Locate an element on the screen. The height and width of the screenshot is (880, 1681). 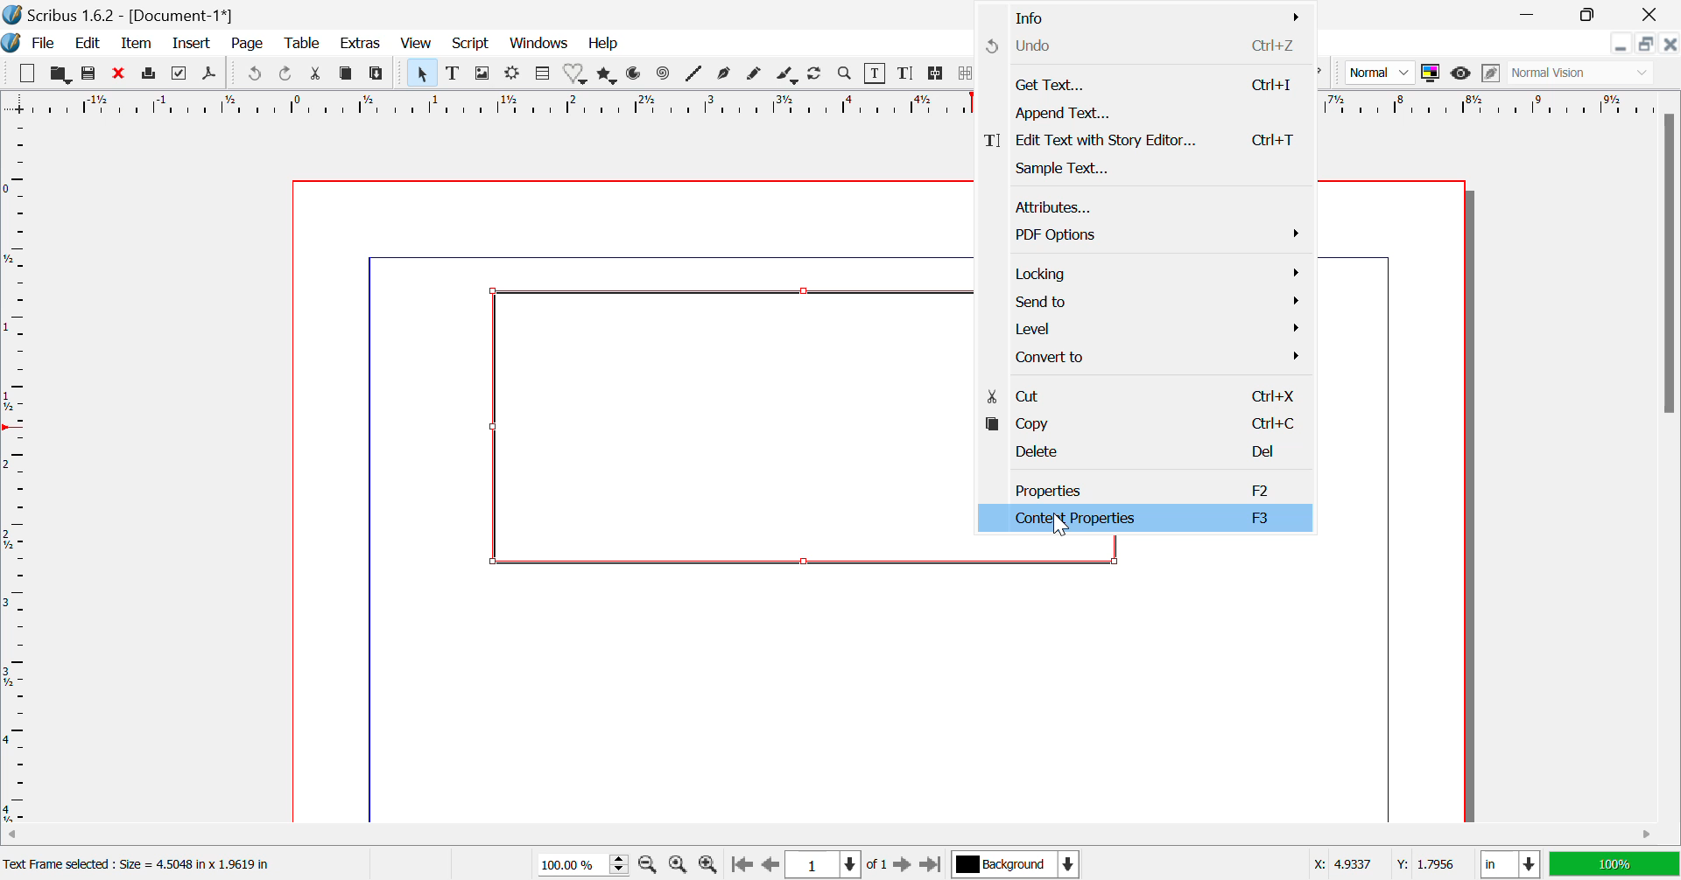
Preflight Verifier is located at coordinates (179, 75).